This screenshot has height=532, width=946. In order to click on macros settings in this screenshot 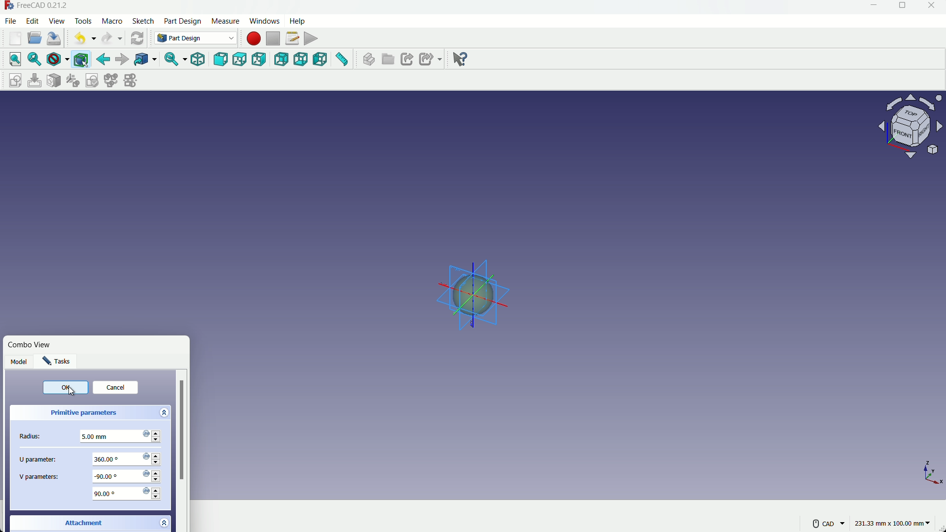, I will do `click(292, 38)`.